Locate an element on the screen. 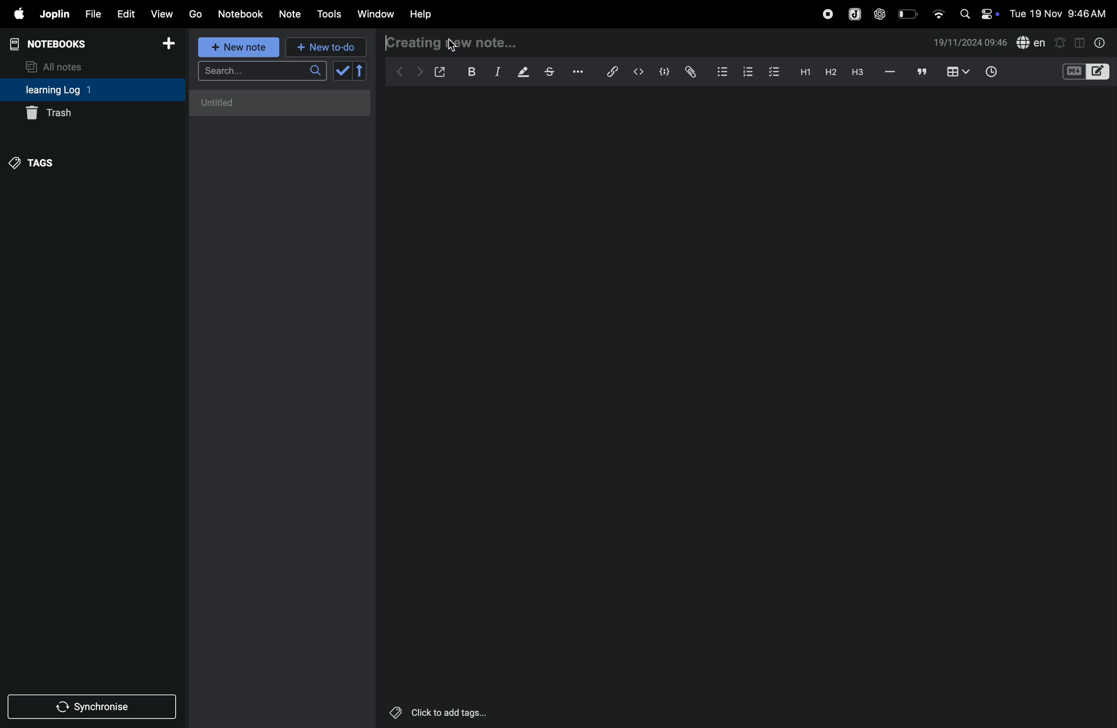 The height and width of the screenshot is (728, 1117). hifen is located at coordinates (890, 72).